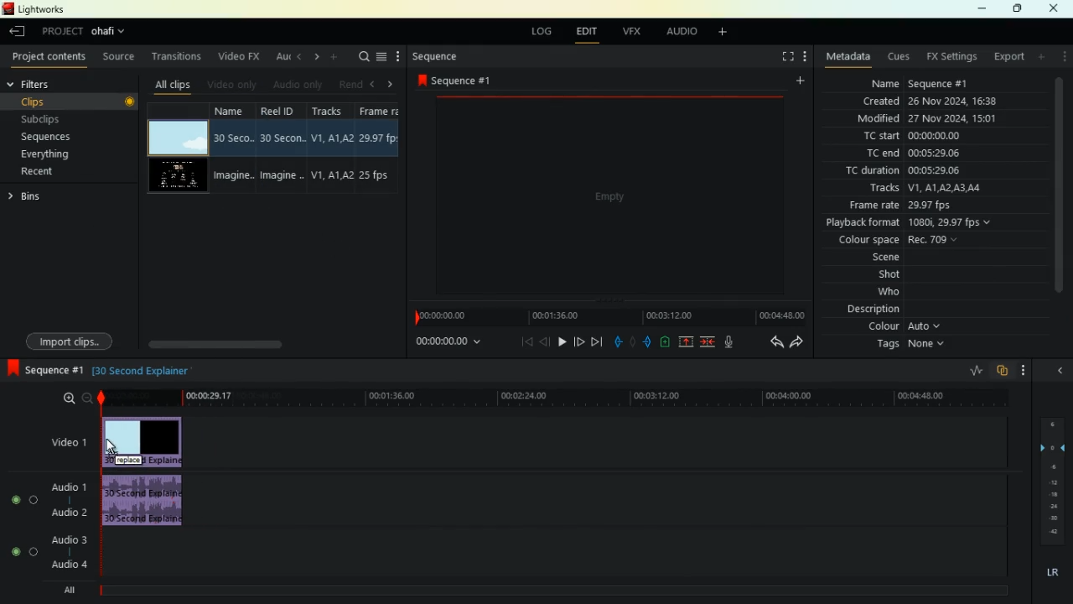  I want to click on reel id, so click(283, 147).